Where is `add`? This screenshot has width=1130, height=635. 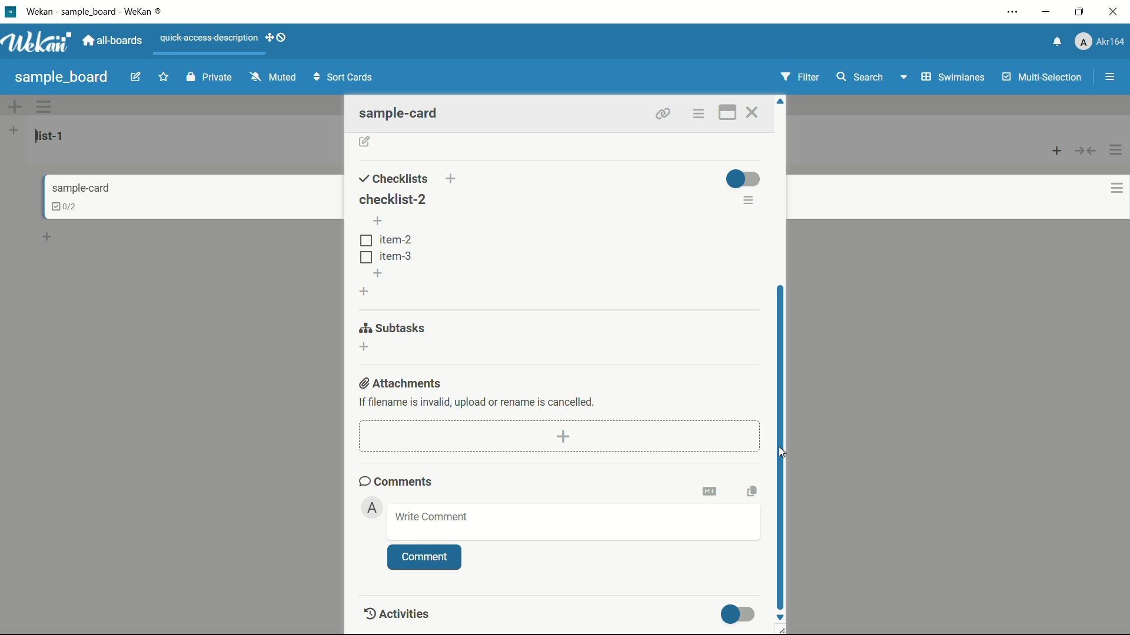 add is located at coordinates (49, 235).